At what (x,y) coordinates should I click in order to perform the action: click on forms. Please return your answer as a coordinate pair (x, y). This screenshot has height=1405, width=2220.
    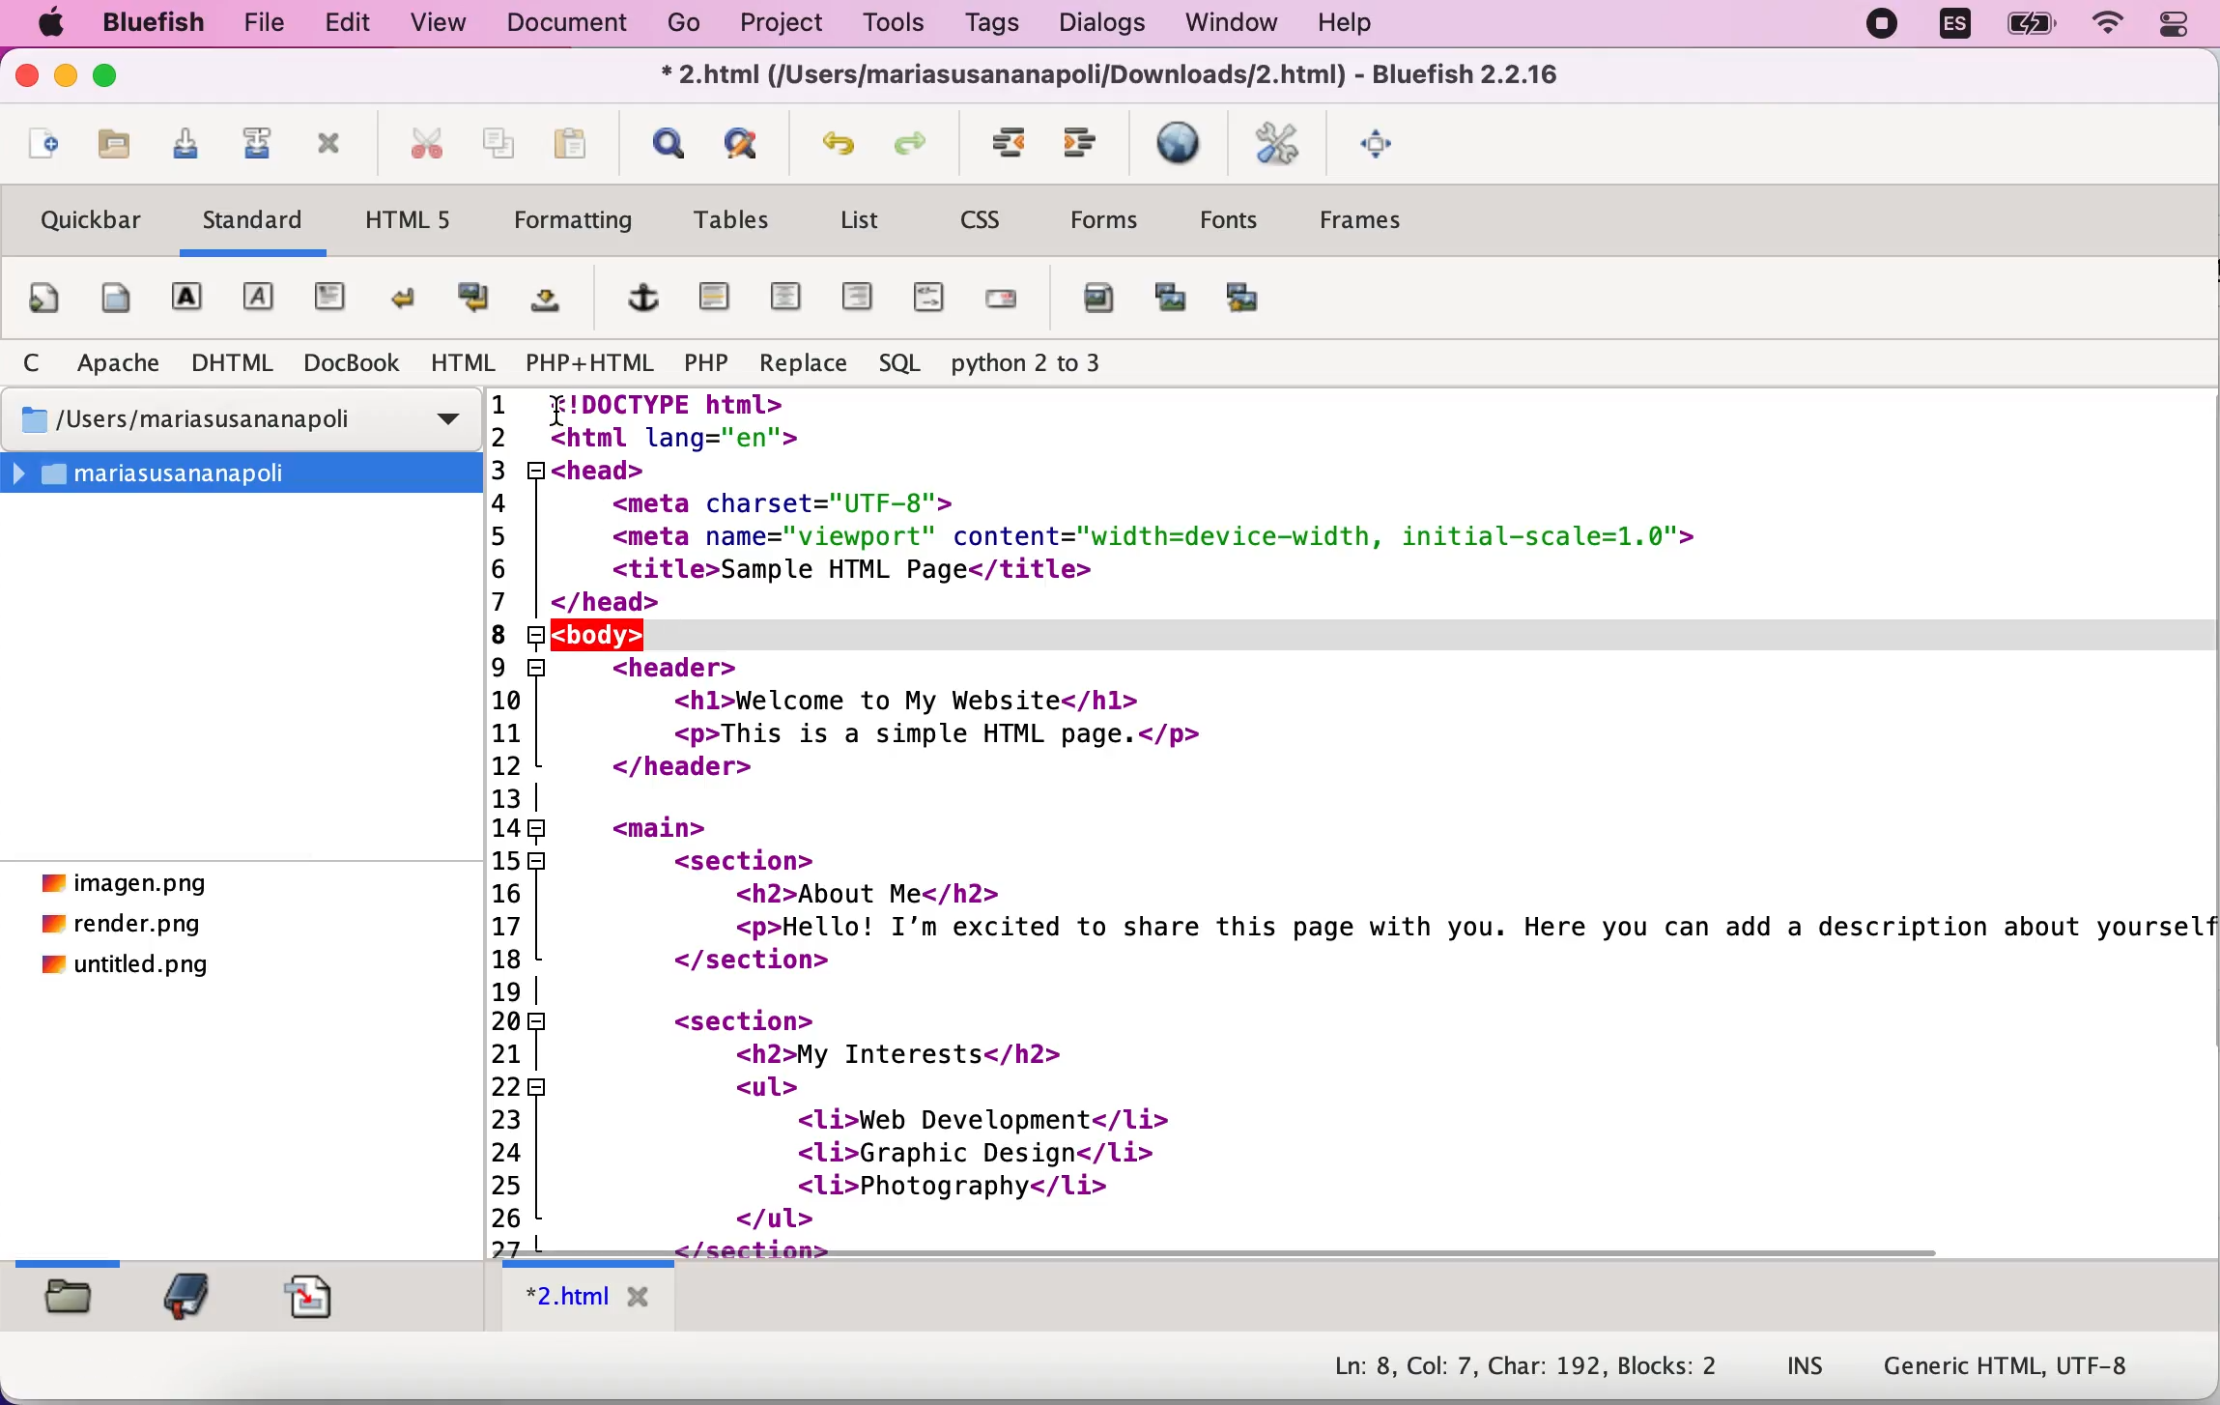
    Looking at the image, I should click on (1110, 219).